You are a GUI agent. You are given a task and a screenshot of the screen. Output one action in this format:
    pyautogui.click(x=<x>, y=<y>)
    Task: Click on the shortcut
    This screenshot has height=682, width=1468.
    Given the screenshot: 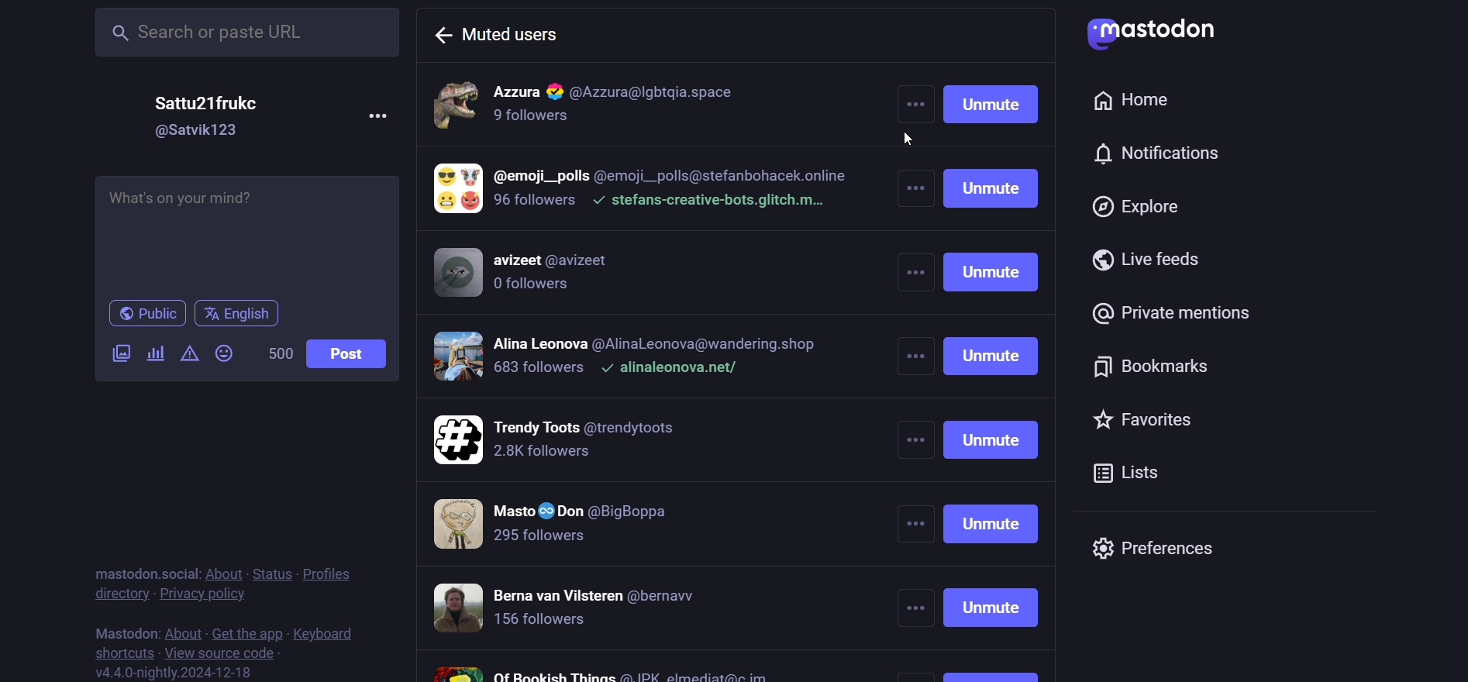 What is the action you would take?
    pyautogui.click(x=121, y=653)
    